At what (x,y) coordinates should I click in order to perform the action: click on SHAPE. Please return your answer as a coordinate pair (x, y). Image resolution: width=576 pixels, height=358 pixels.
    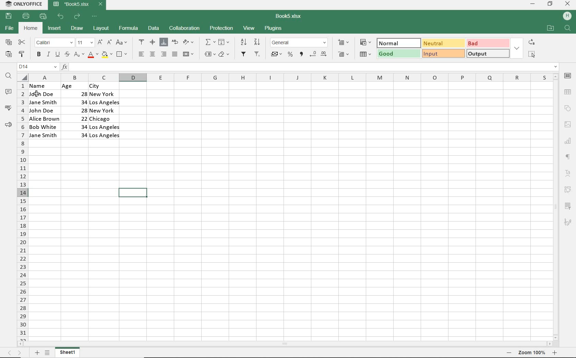
    Looking at the image, I should click on (567, 108).